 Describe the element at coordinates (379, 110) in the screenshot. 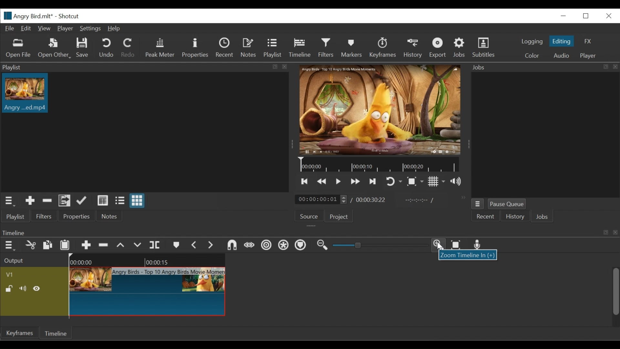

I see `Media Viewer` at that location.